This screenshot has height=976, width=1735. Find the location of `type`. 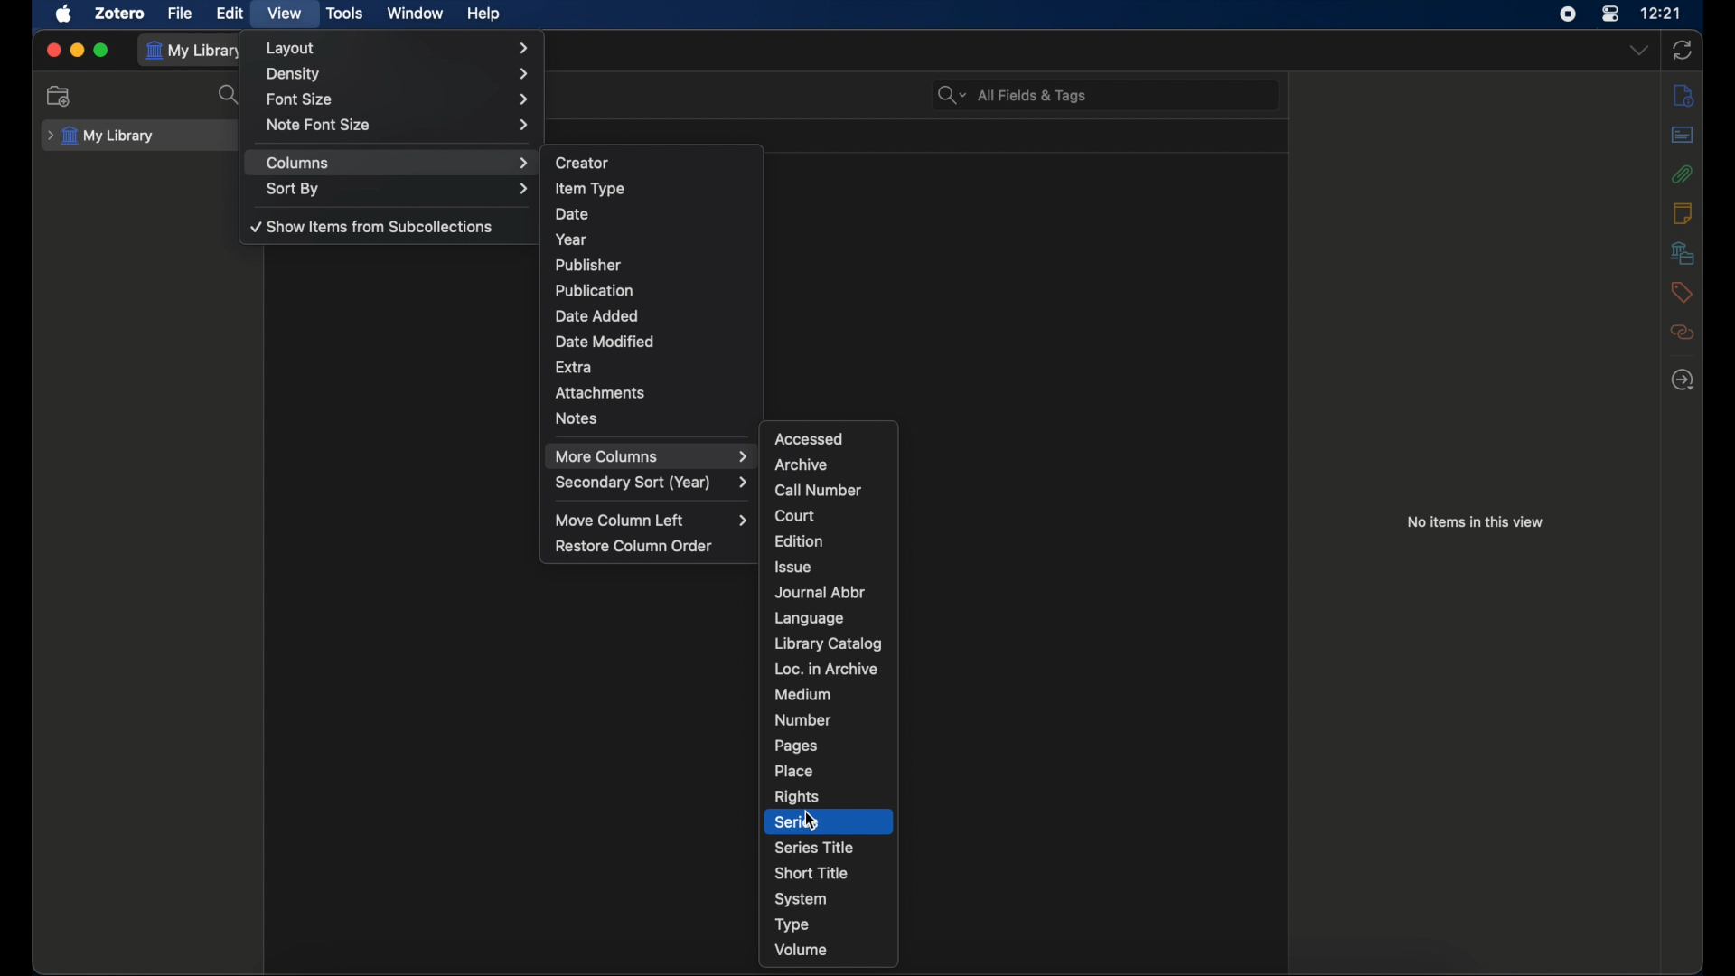

type is located at coordinates (795, 924).